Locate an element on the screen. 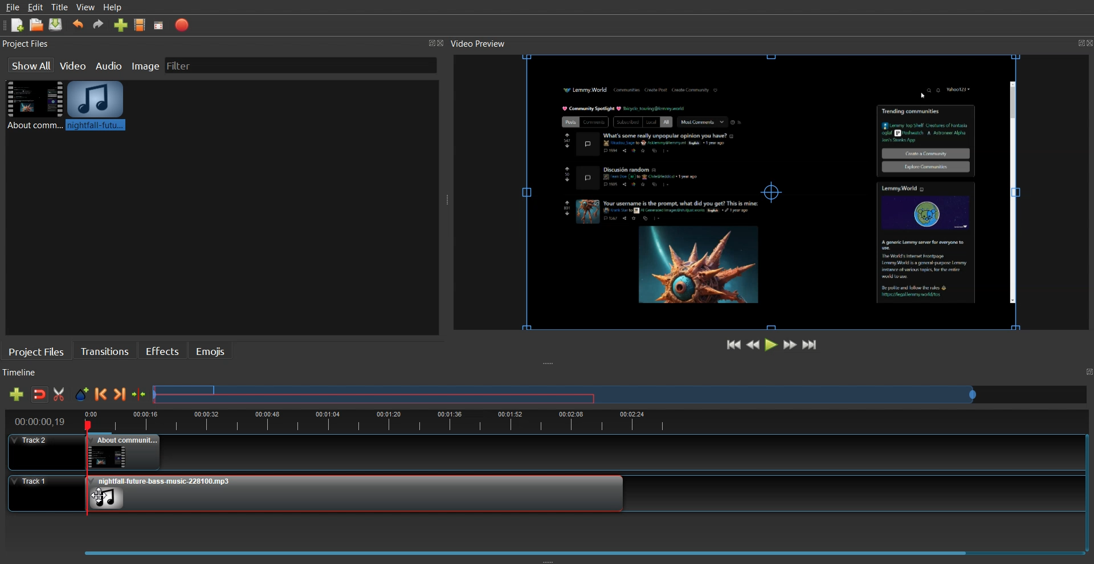 The width and height of the screenshot is (1094, 564). Audio Clip added is located at coordinates (96, 105).